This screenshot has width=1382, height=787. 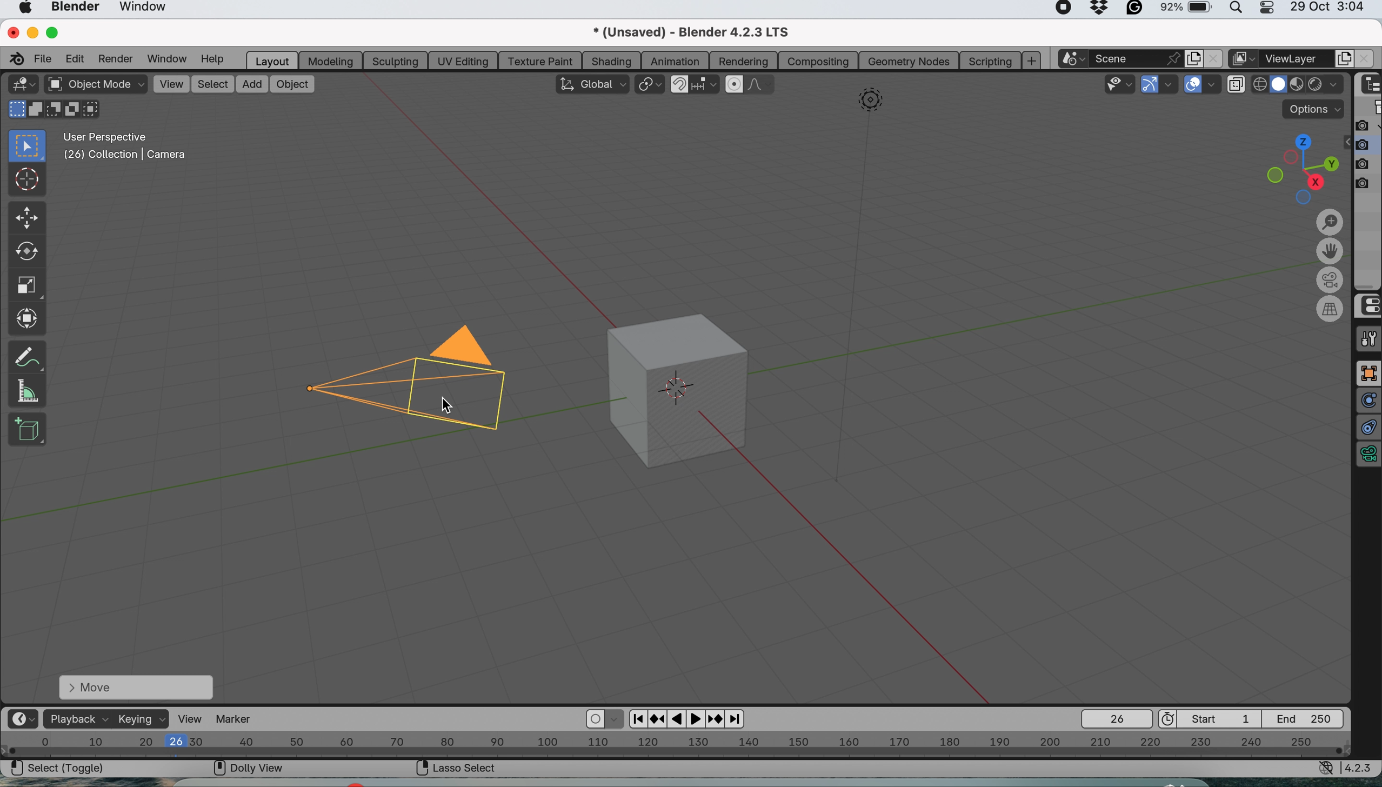 I want to click on rotate, so click(x=25, y=254).